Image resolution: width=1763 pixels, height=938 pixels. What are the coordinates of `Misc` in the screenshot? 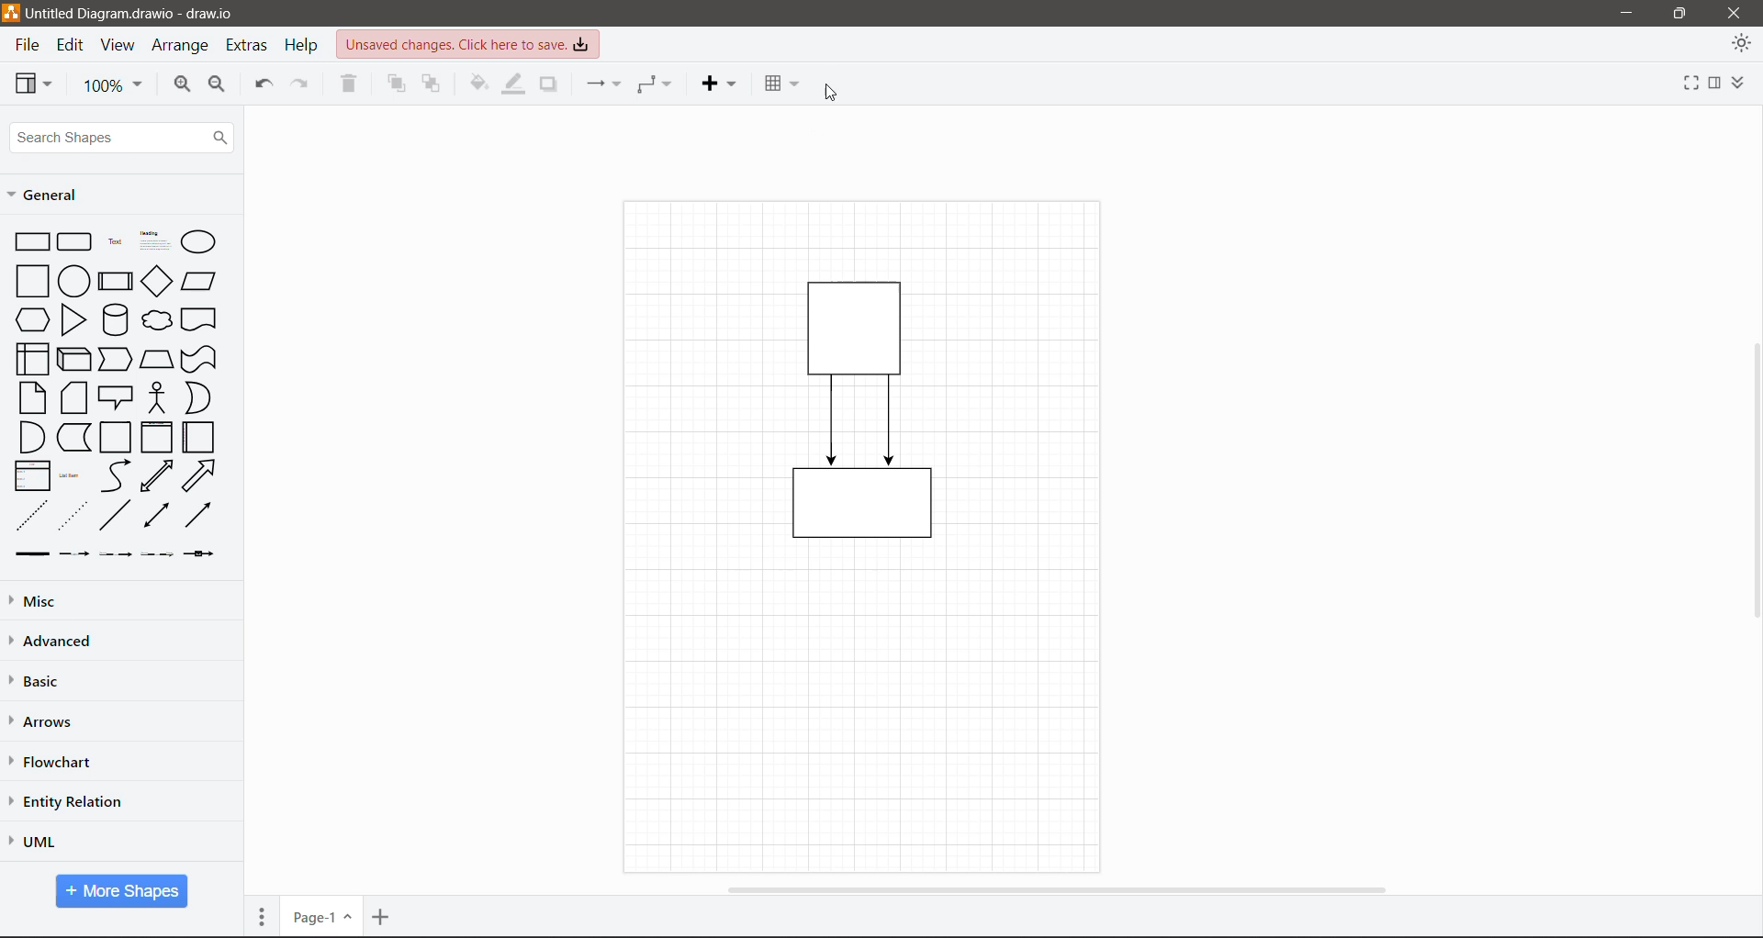 It's located at (74, 600).